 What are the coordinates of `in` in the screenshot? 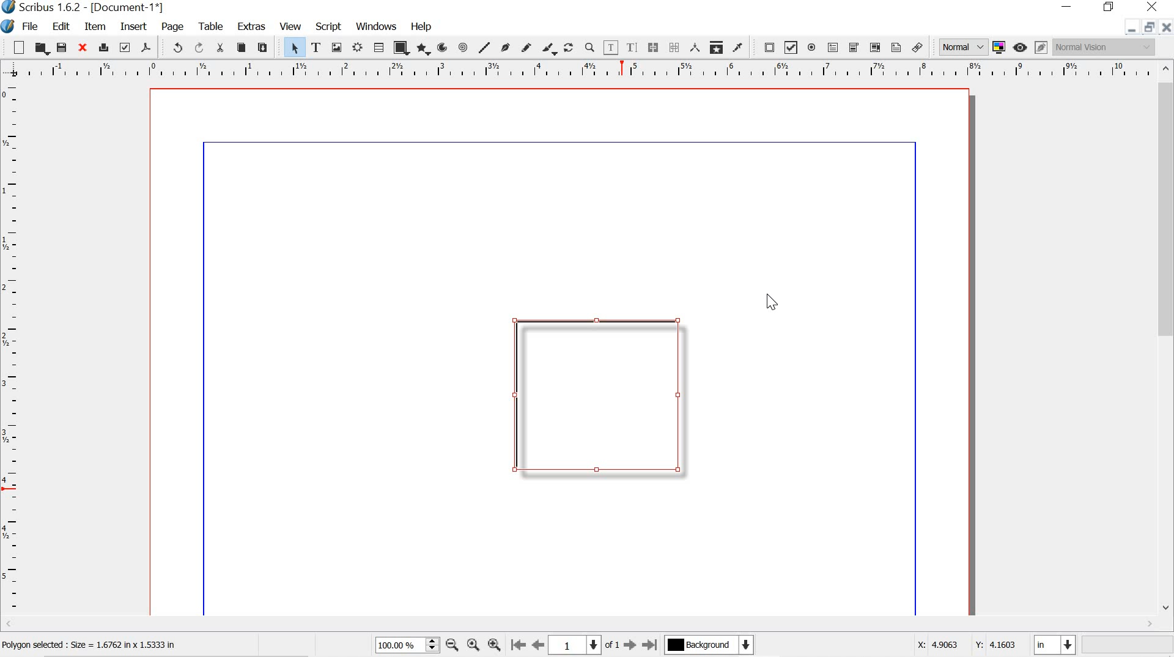 It's located at (1056, 646).